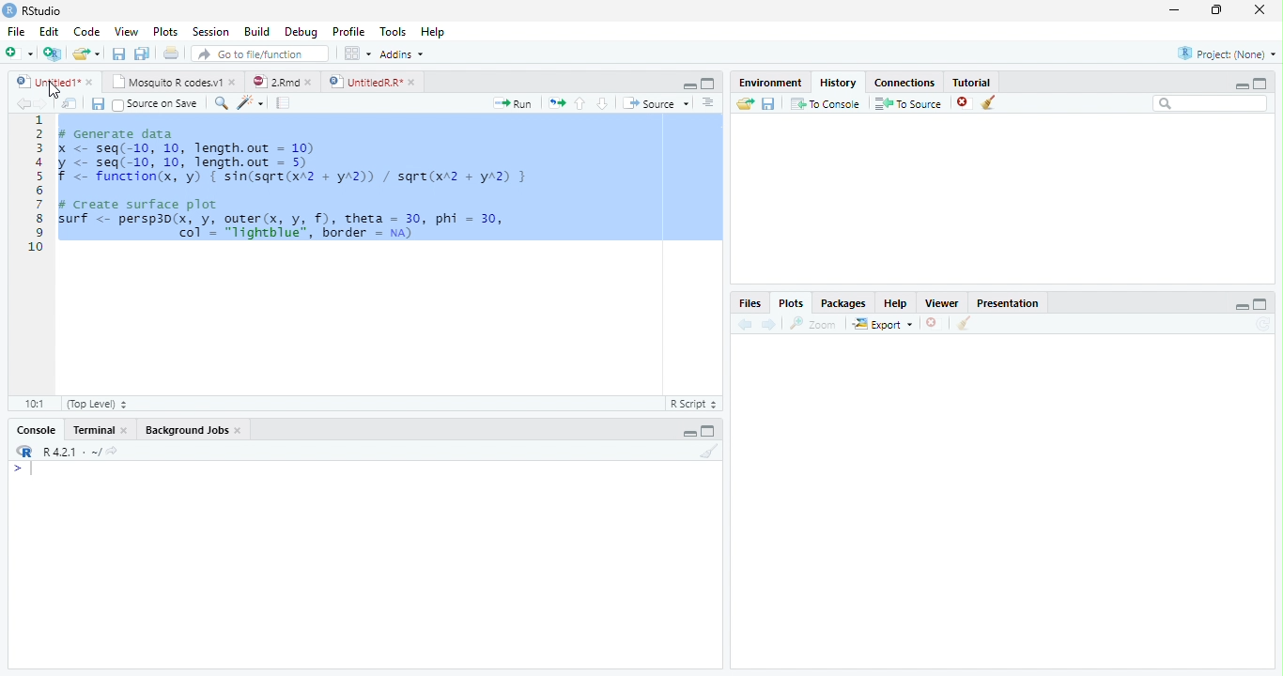 The image size is (1283, 676). Describe the element at coordinates (768, 103) in the screenshot. I see `Save history into a file` at that location.